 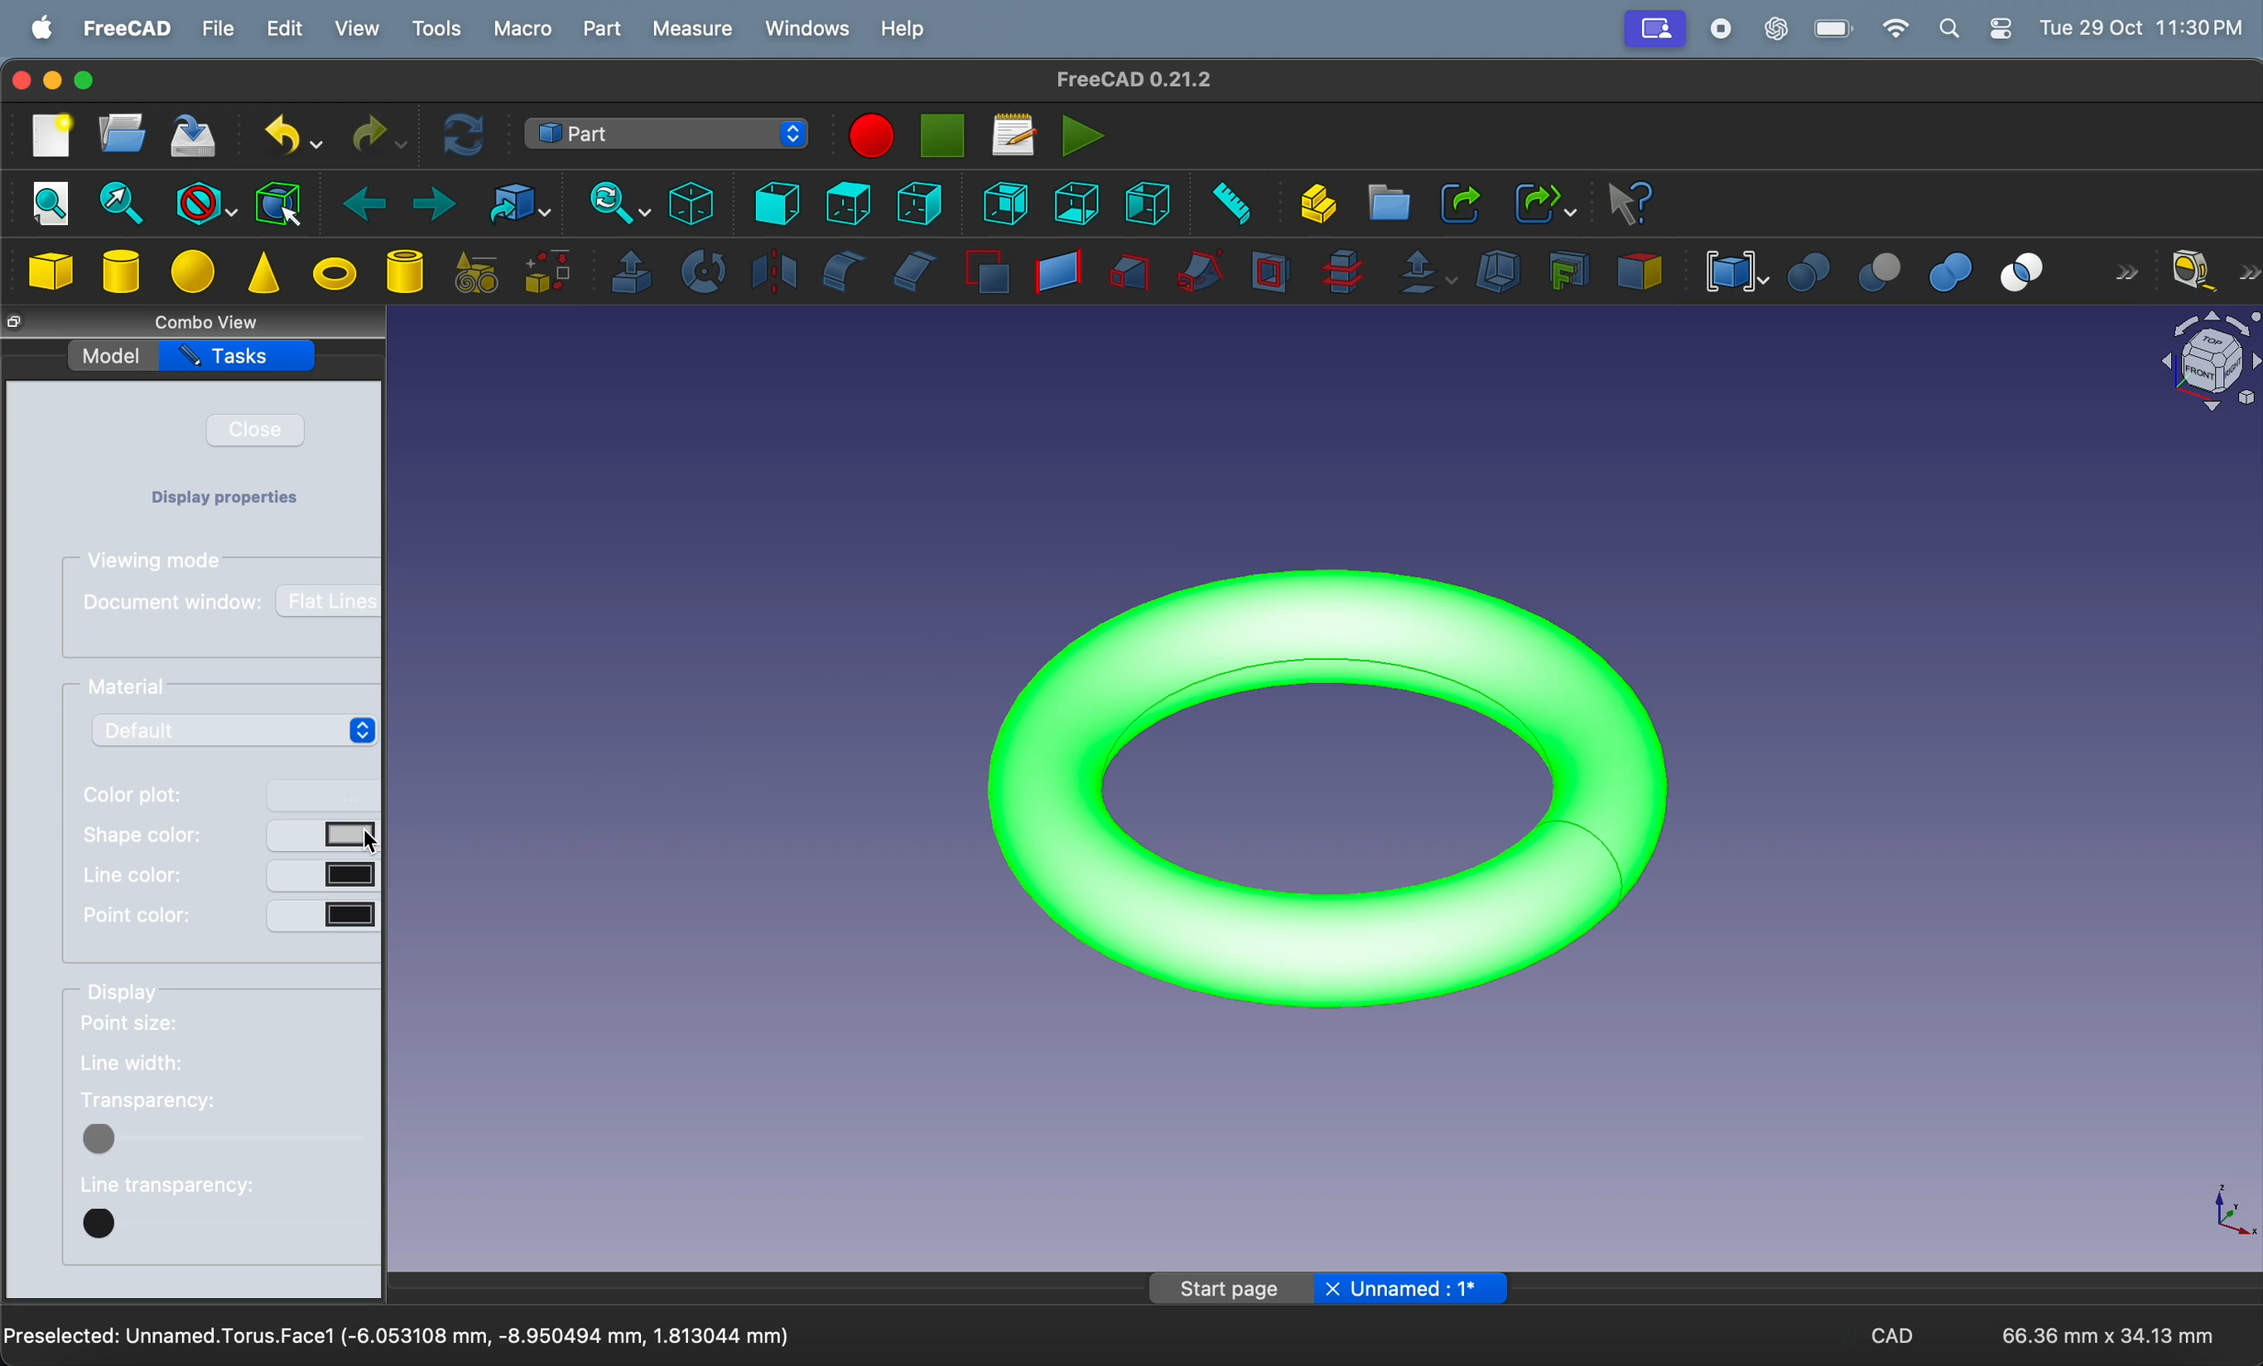 I want to click on default, so click(x=235, y=729).